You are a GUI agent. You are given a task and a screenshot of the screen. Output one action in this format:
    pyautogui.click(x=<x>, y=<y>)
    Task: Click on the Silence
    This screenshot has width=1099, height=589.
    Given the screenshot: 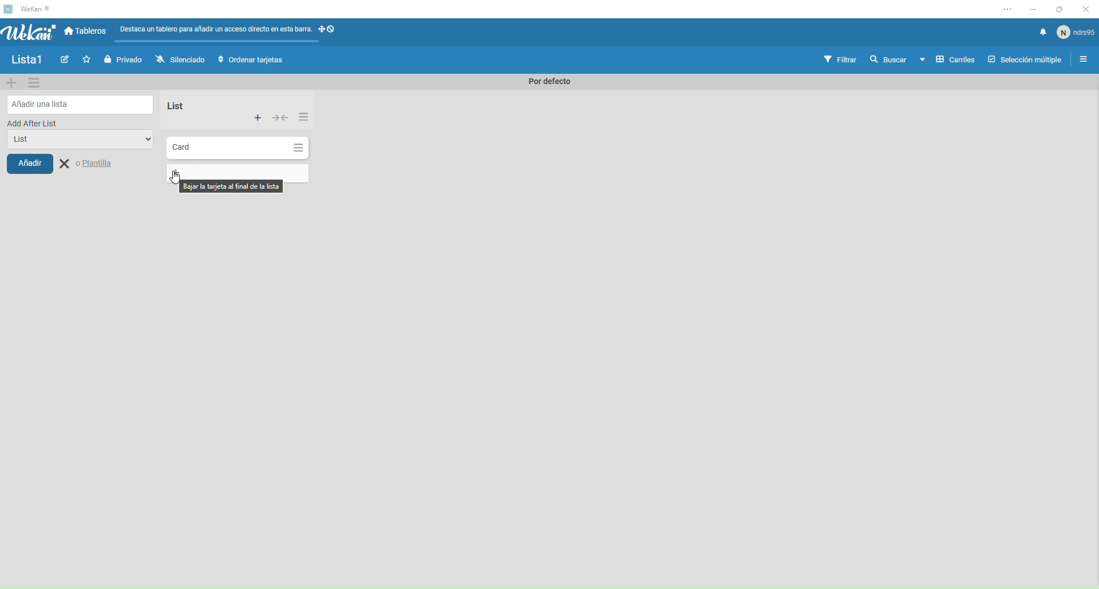 What is the action you would take?
    pyautogui.click(x=180, y=61)
    